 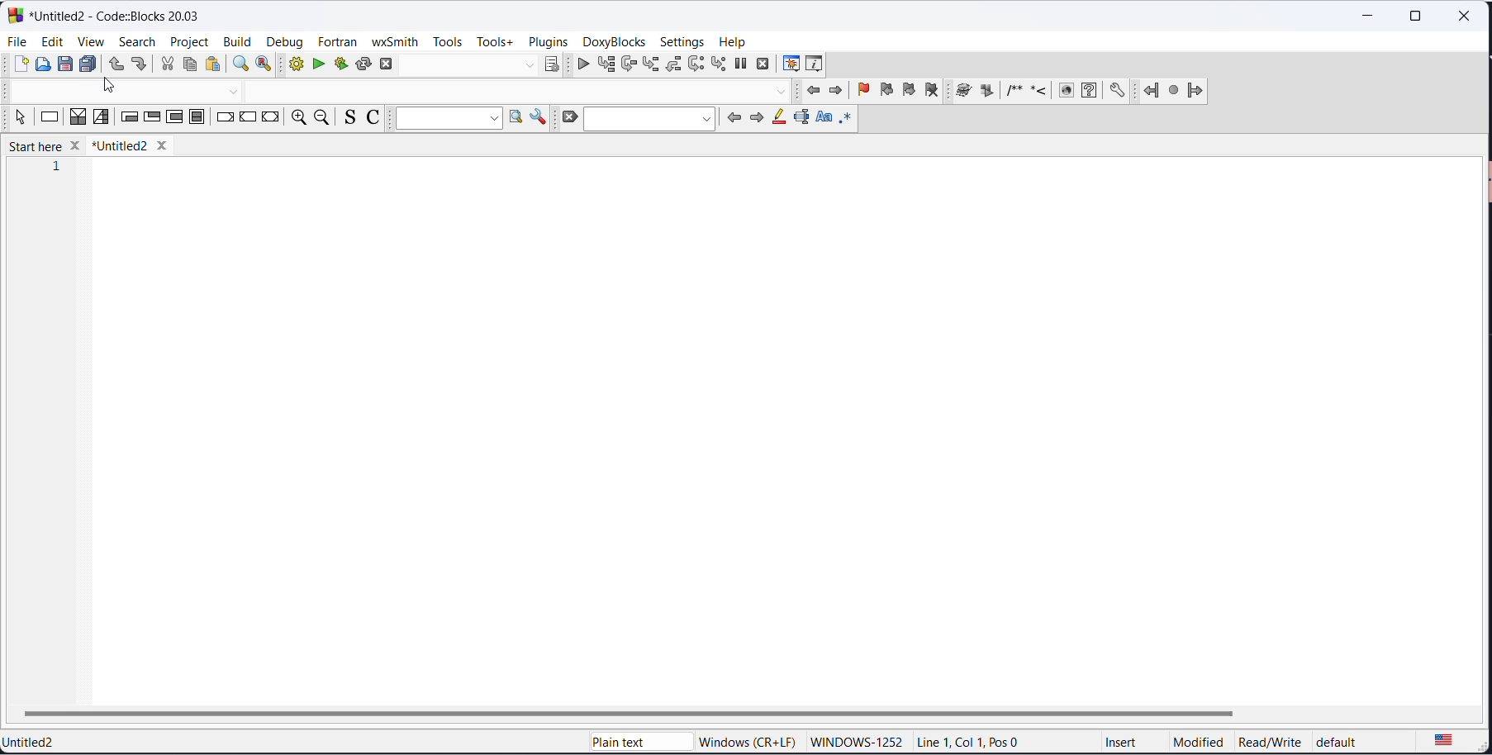 I want to click on next instruction, so click(x=694, y=65).